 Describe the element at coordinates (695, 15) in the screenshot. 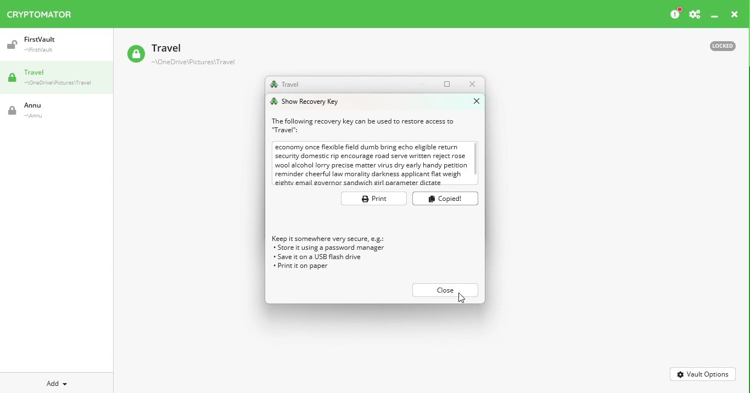

I see `Preferences` at that location.